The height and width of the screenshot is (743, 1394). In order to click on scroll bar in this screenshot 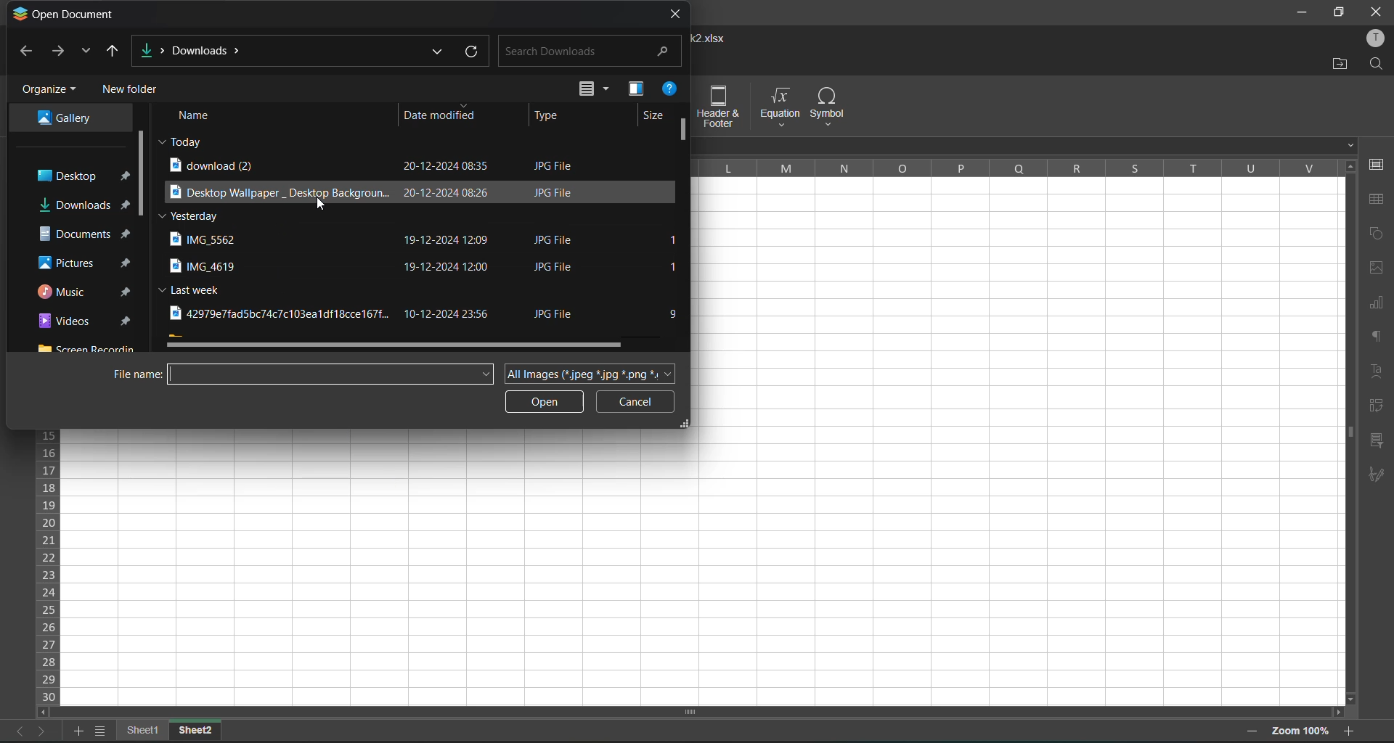, I will do `click(677, 713)`.